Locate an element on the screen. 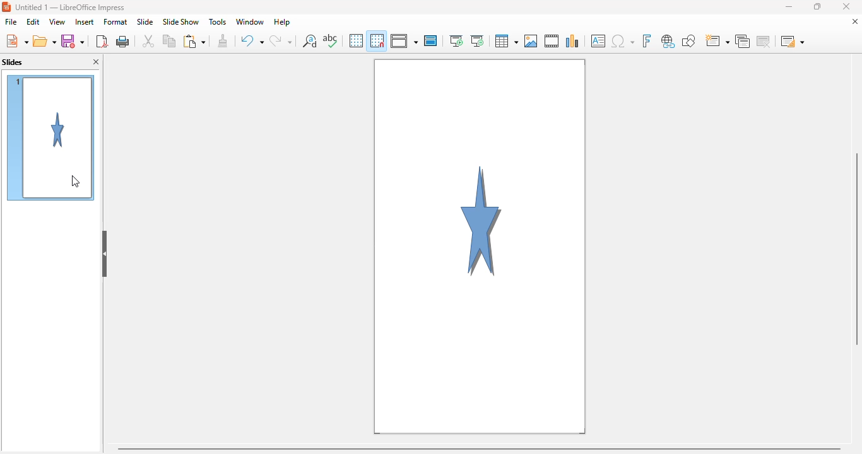 The width and height of the screenshot is (862, 454). insert chart is located at coordinates (573, 41).